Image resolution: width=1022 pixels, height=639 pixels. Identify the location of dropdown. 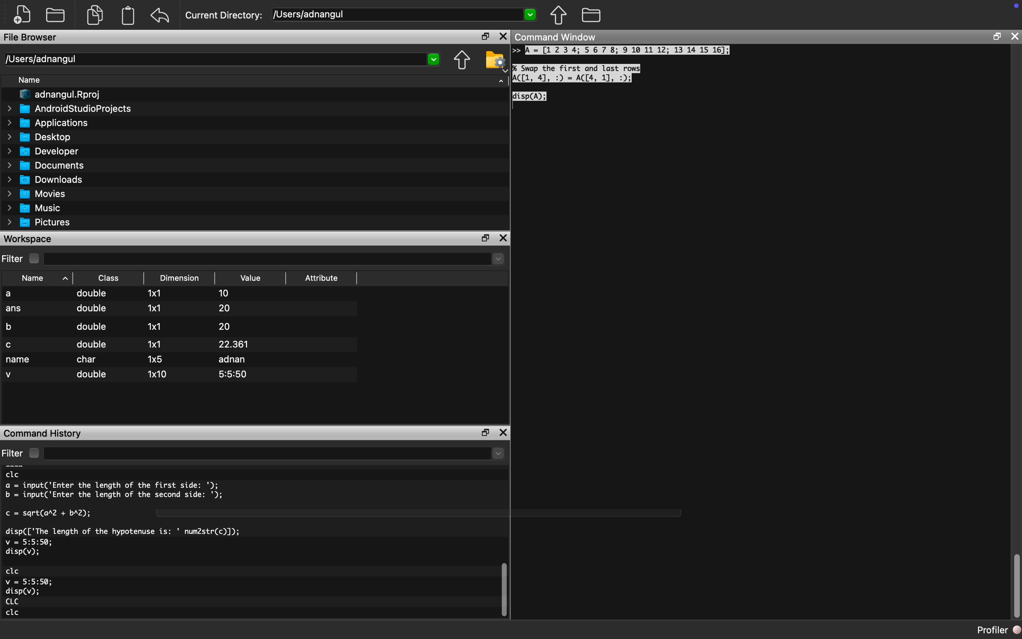
(434, 59).